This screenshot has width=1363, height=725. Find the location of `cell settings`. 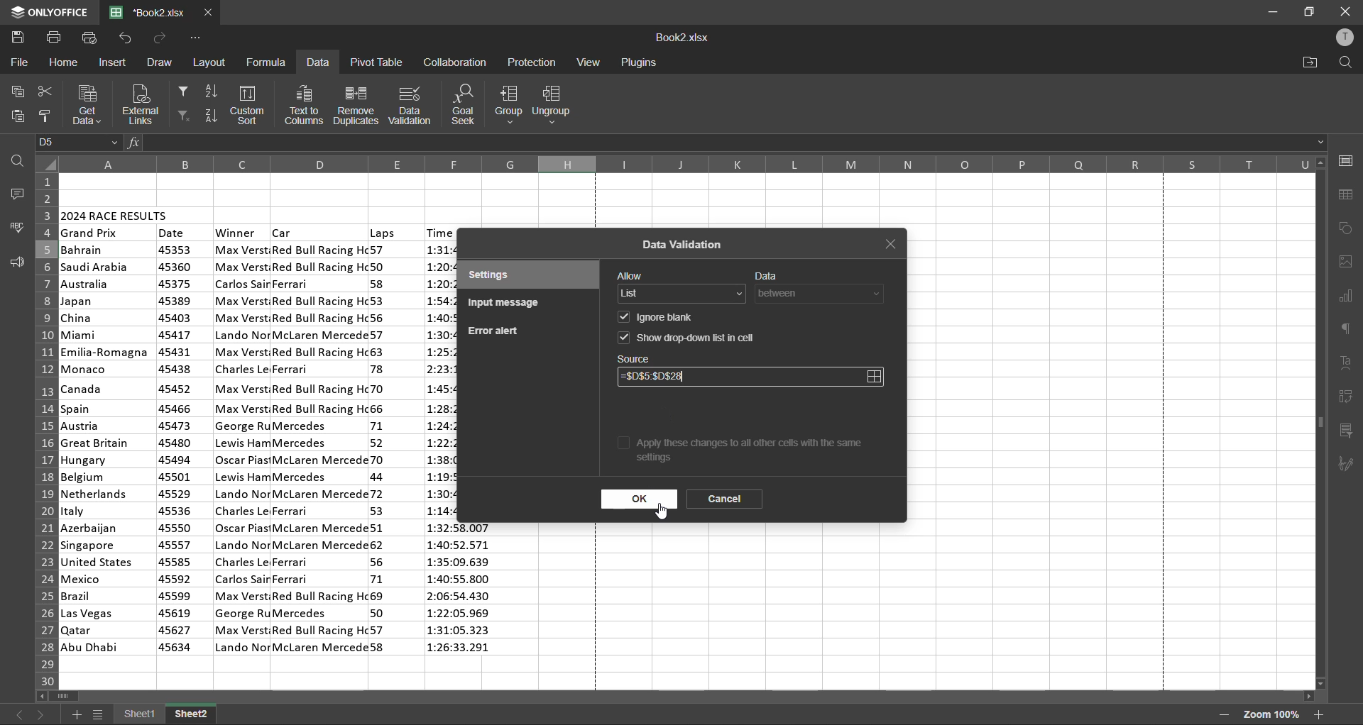

cell settings is located at coordinates (1345, 160).